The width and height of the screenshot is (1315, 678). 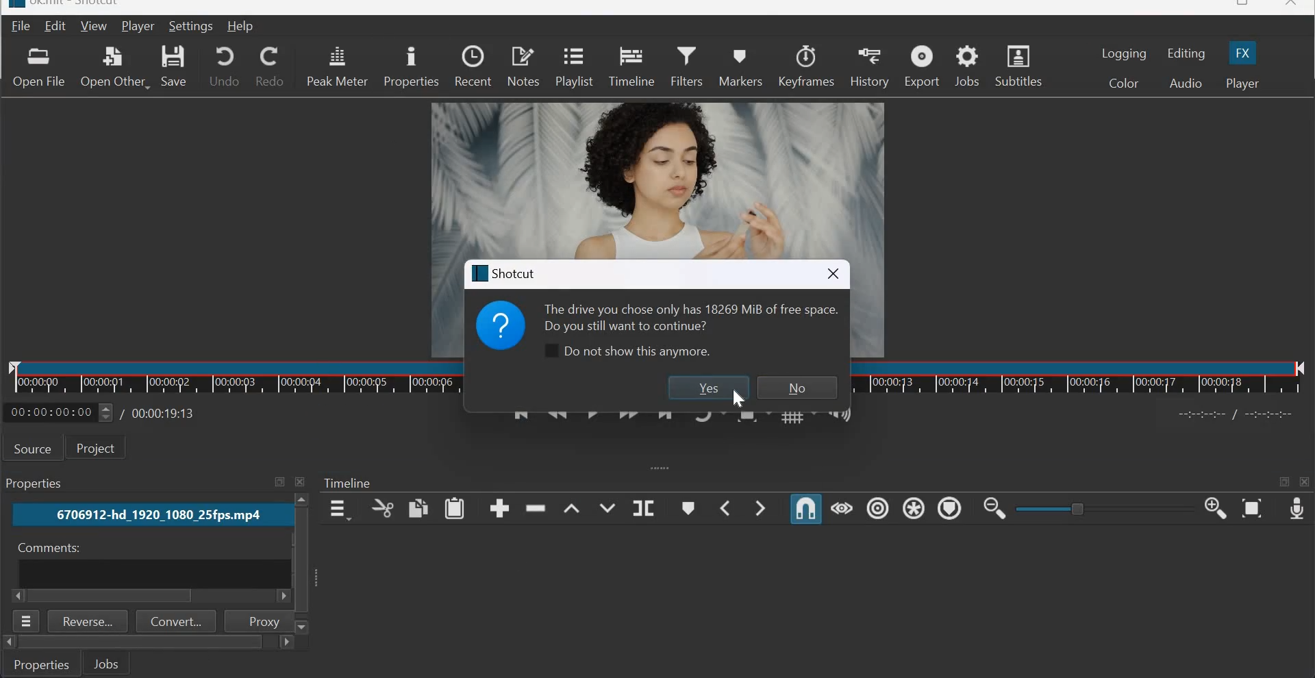 What do you see at coordinates (833, 273) in the screenshot?
I see `close` at bounding box center [833, 273].